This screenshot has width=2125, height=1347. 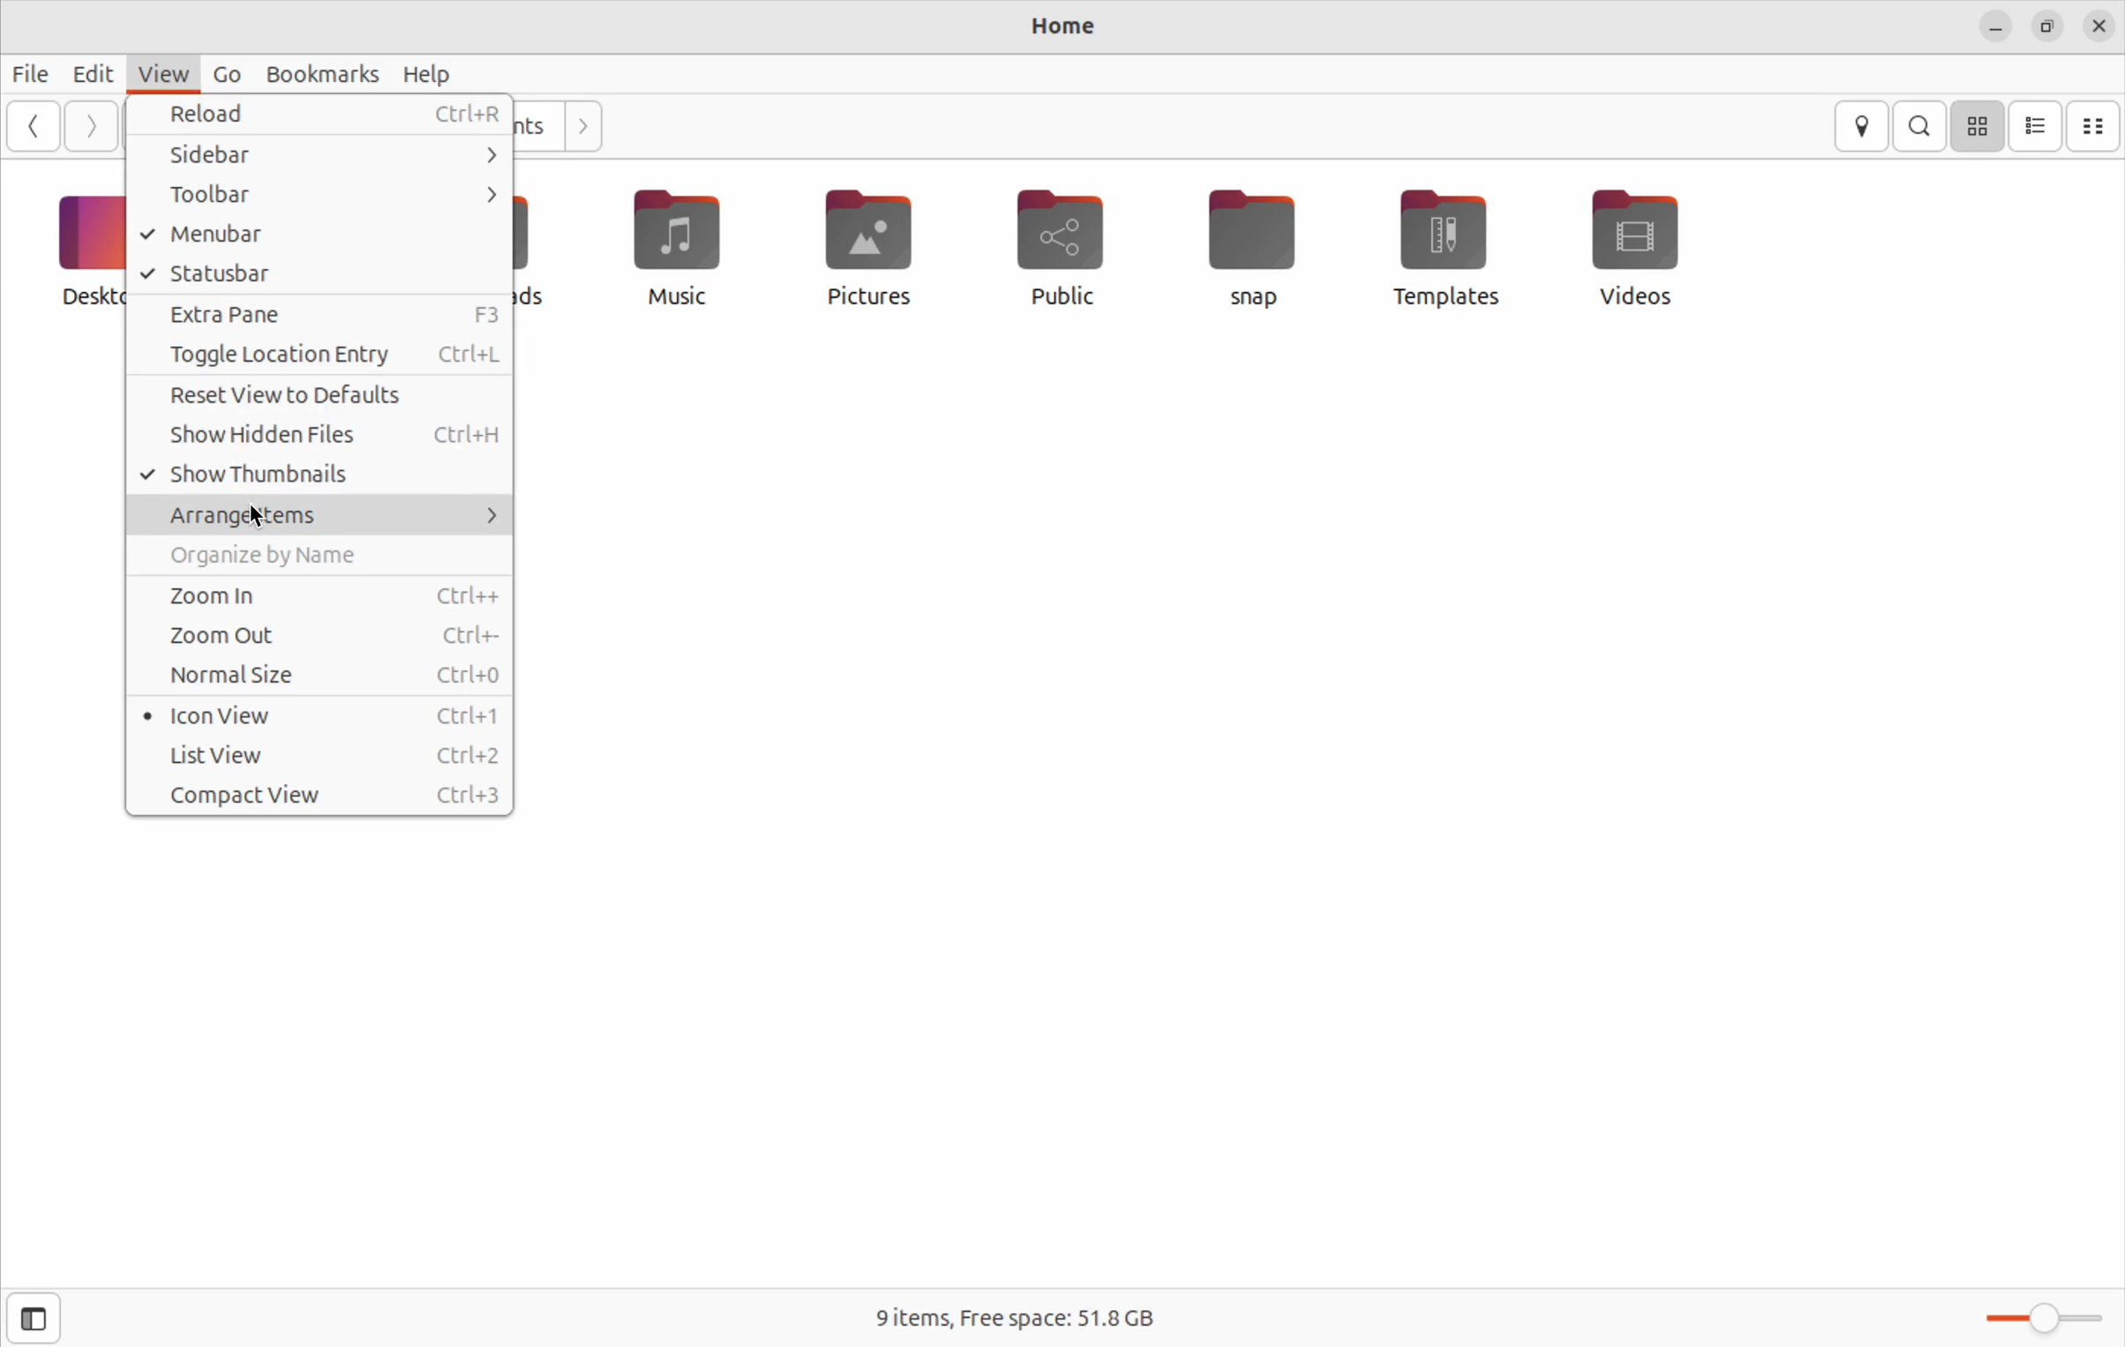 I want to click on toggle zoom, so click(x=2033, y=1316).